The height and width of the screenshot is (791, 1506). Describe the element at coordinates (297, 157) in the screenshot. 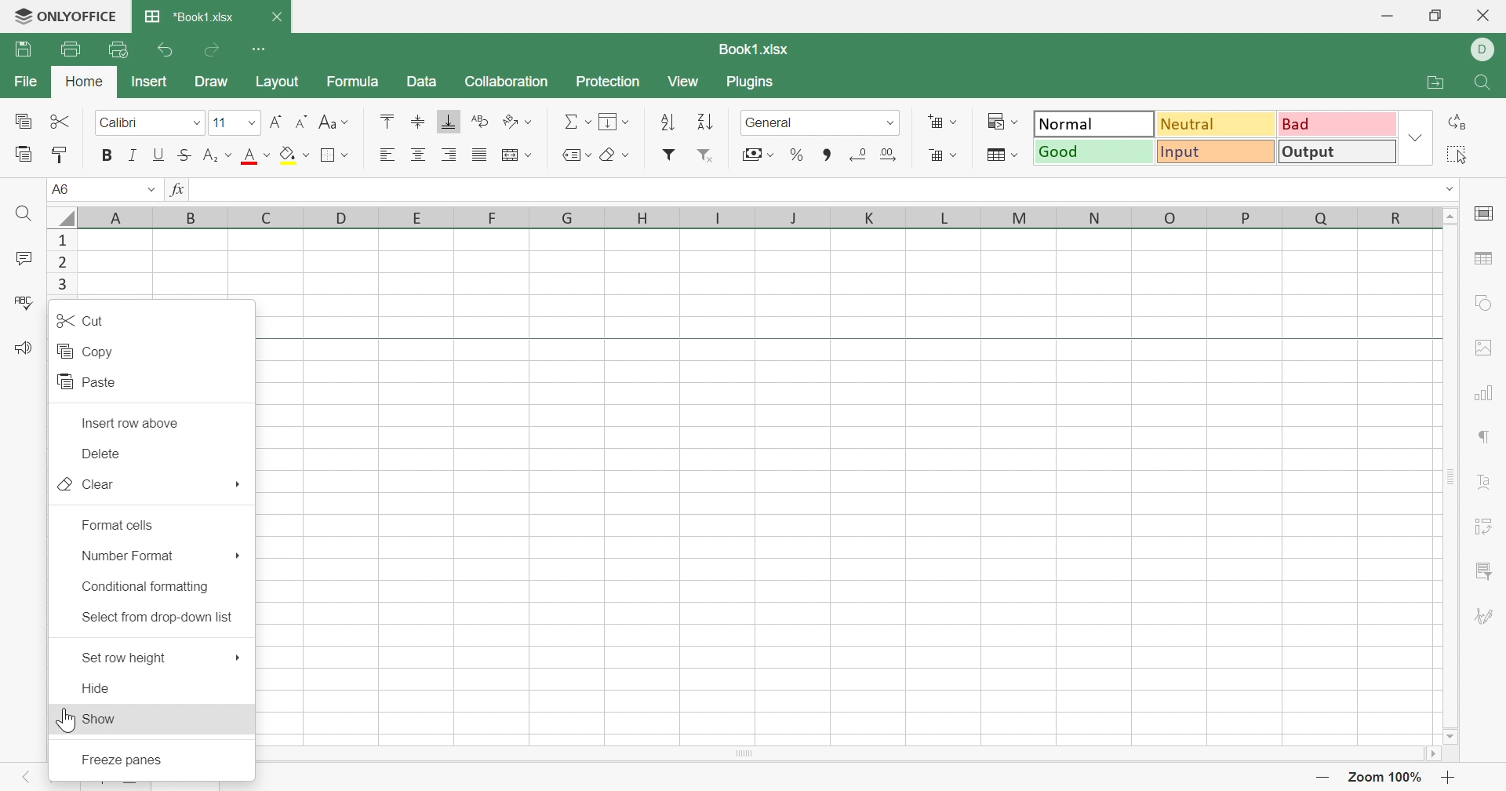

I see `Fill color` at that location.